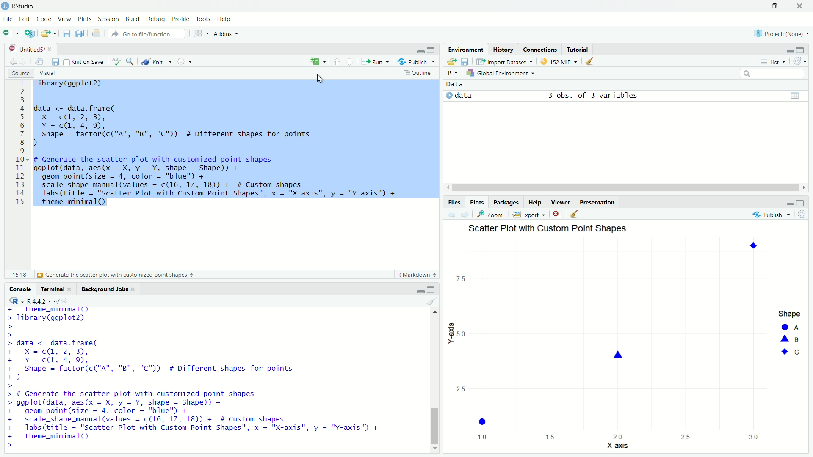 This screenshot has height=457, width=813. What do you see at coordinates (26, 49) in the screenshot?
I see `Untitled5*` at bounding box center [26, 49].